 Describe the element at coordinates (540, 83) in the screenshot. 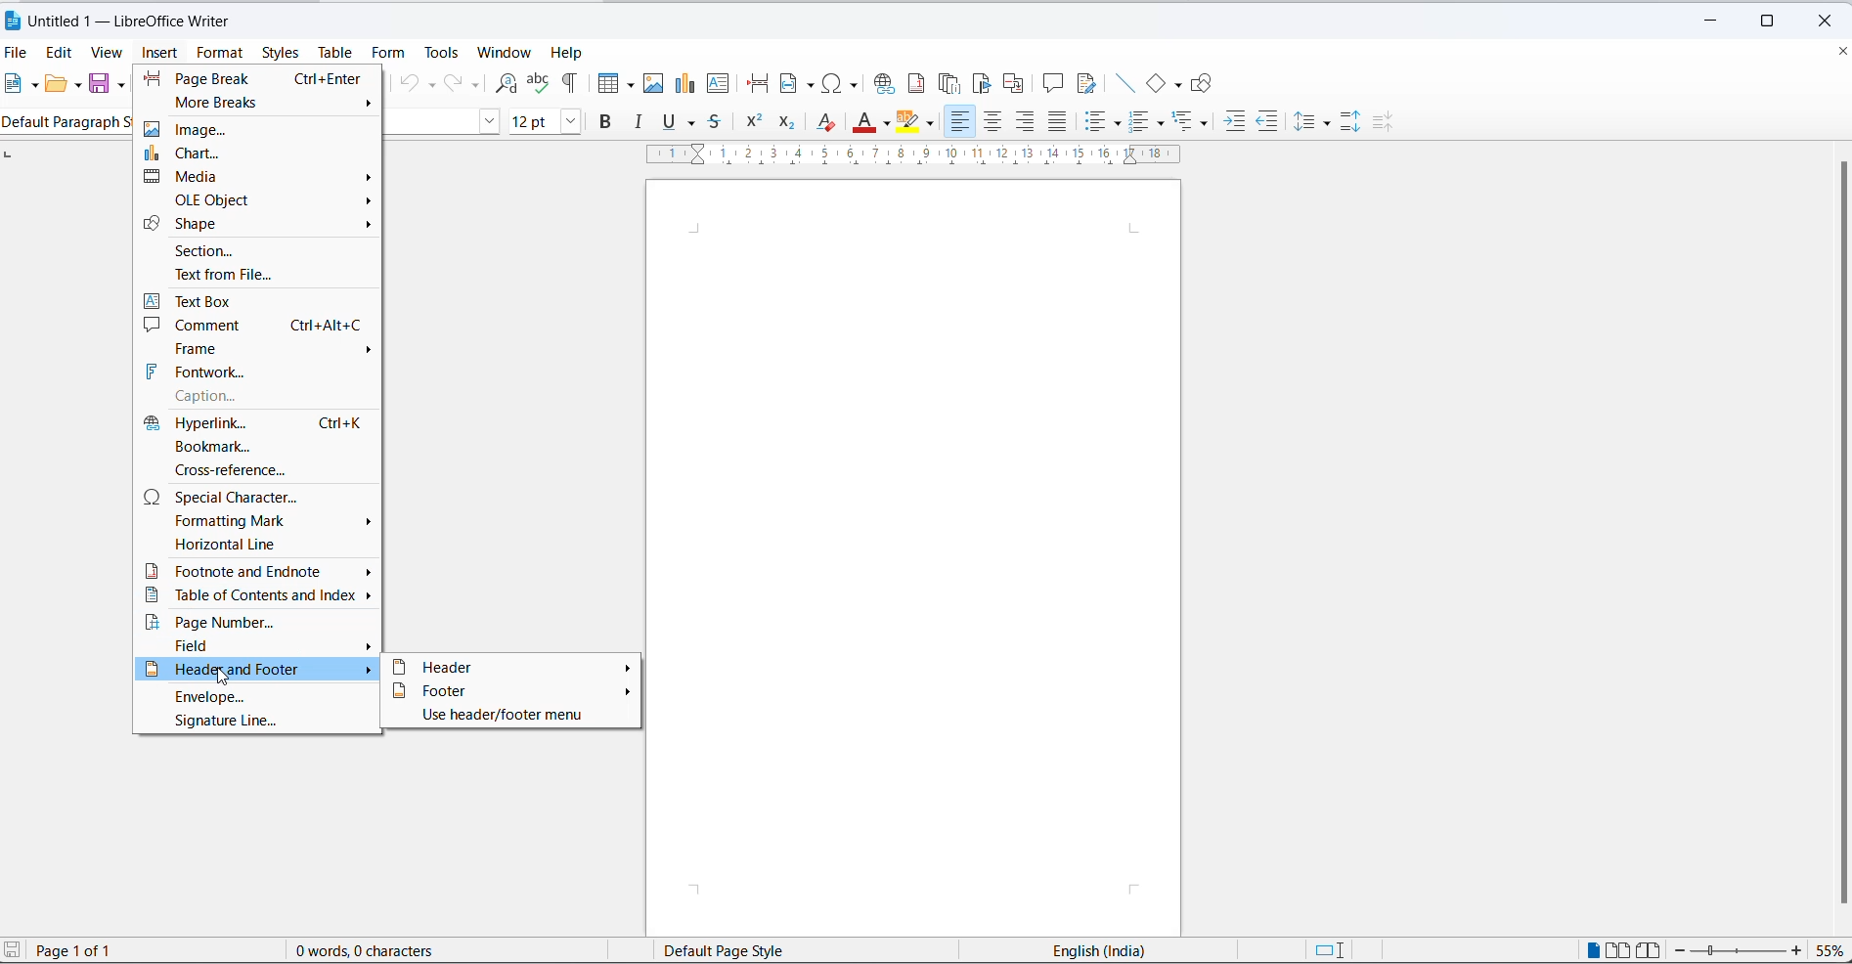

I see `spelling` at that location.